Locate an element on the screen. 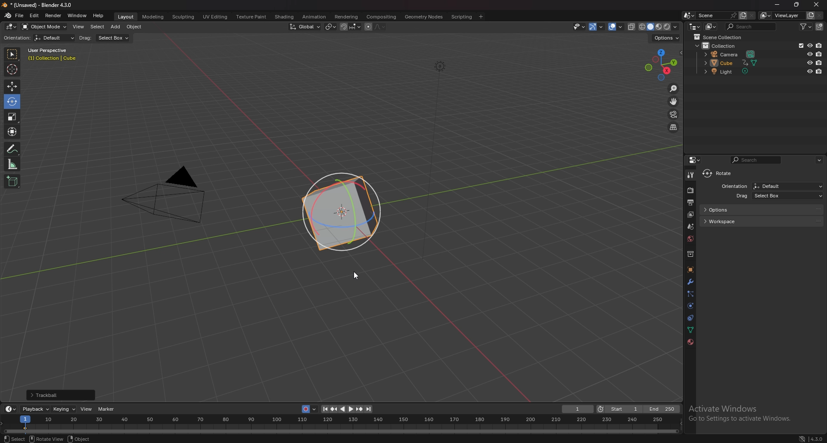 The image size is (827, 443). scripting is located at coordinates (462, 16).